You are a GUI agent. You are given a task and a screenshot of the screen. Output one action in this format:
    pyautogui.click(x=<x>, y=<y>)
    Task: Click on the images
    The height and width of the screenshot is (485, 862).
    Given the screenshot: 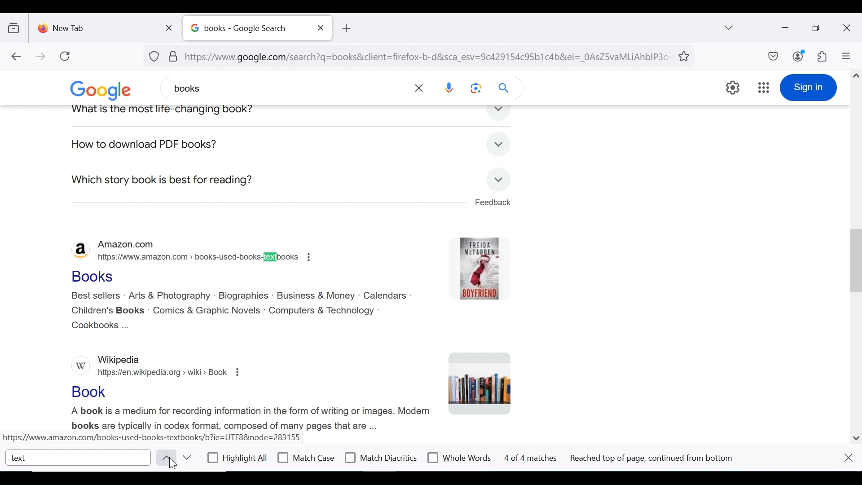 What is the action you would take?
    pyautogui.click(x=114, y=145)
    